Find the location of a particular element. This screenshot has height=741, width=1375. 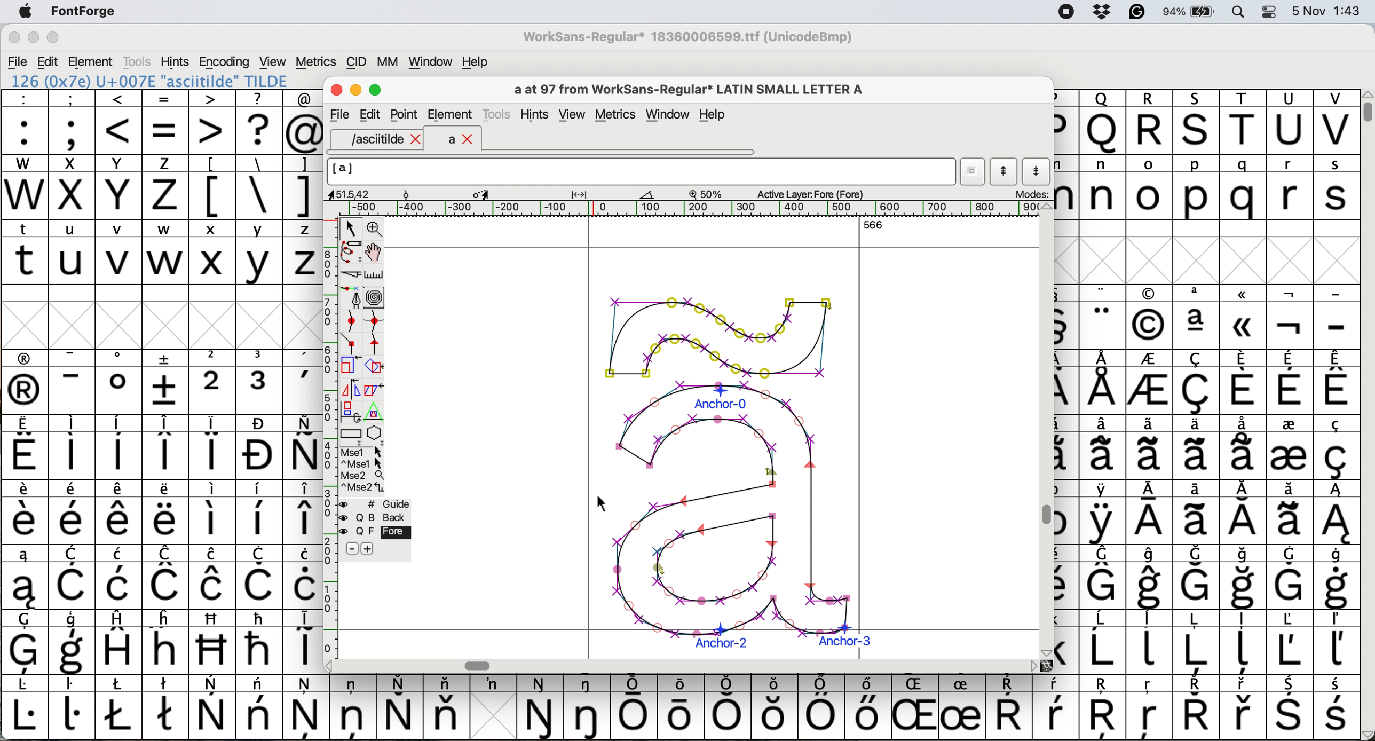

add a curve point is located at coordinates (352, 321).